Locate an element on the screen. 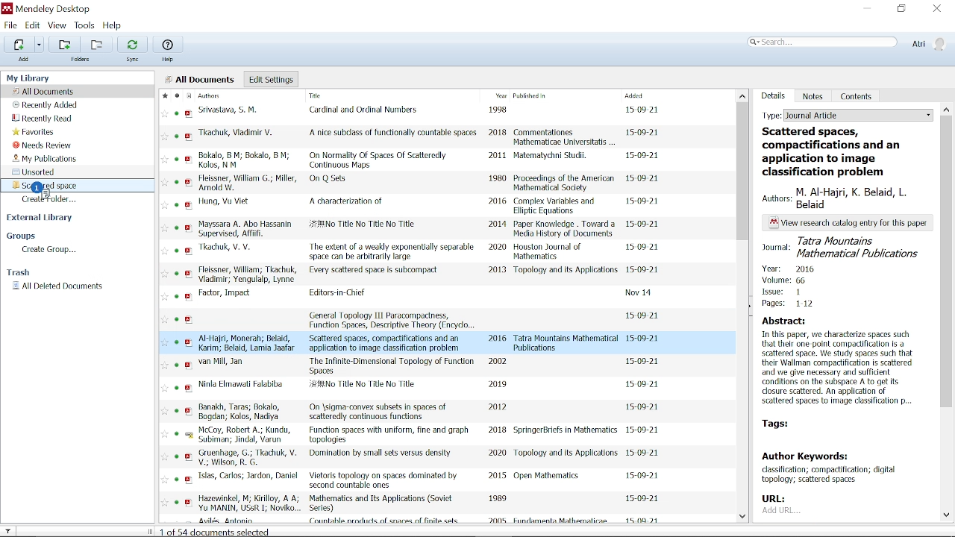 Image resolution: width=955 pixels, height=537 pixels.  is located at coordinates (774, 97).